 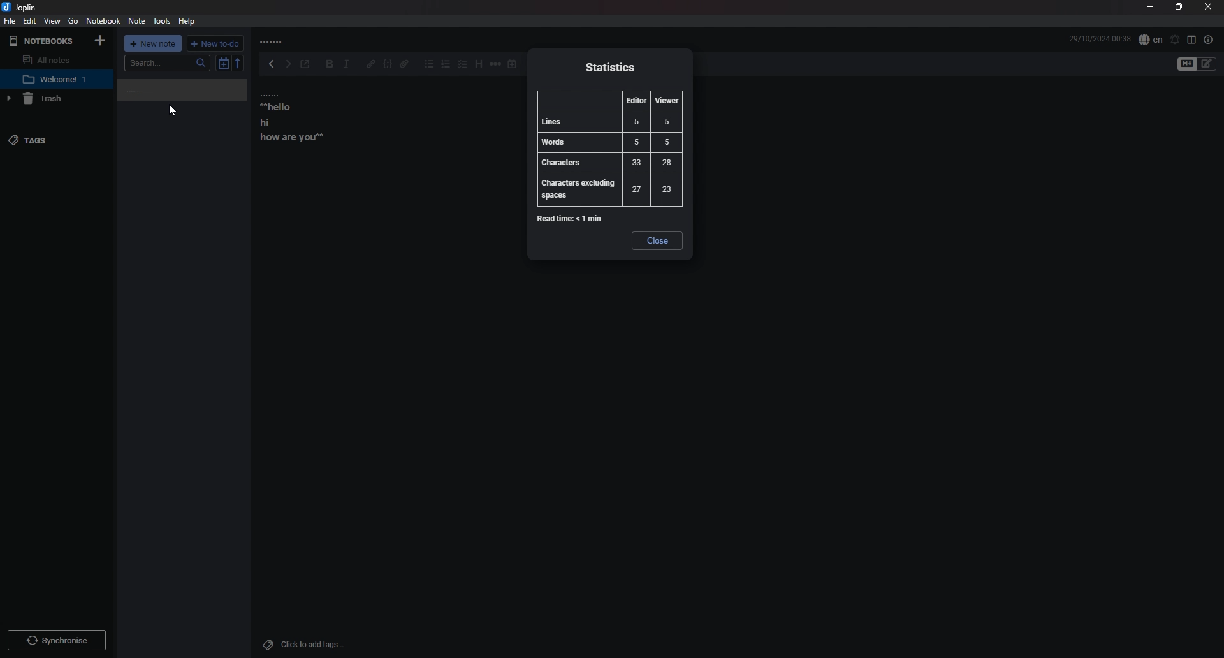 What do you see at coordinates (1176, 40) in the screenshot?
I see `Set alarm` at bounding box center [1176, 40].